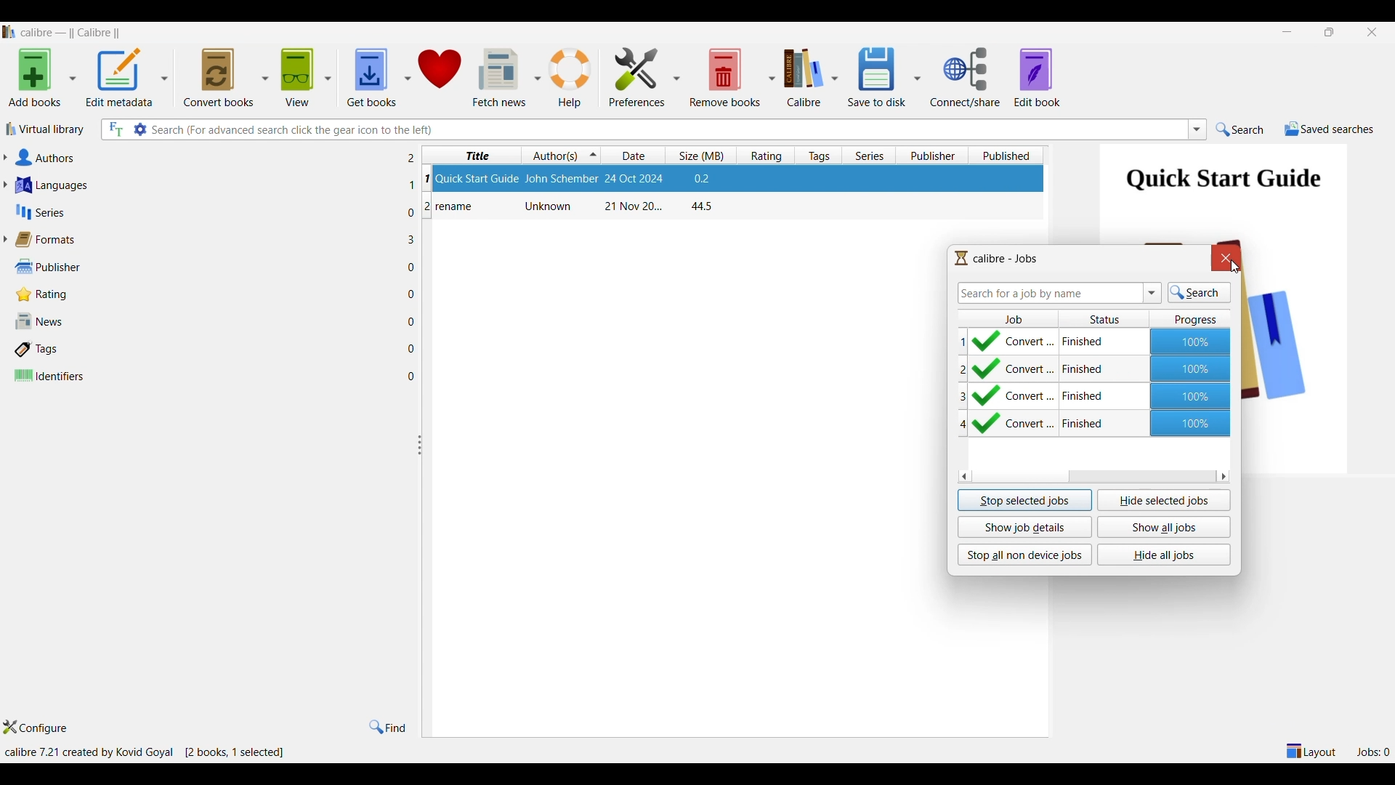 The height and width of the screenshot is (785, 1395). What do you see at coordinates (75, 33) in the screenshot?
I see `Software name` at bounding box center [75, 33].